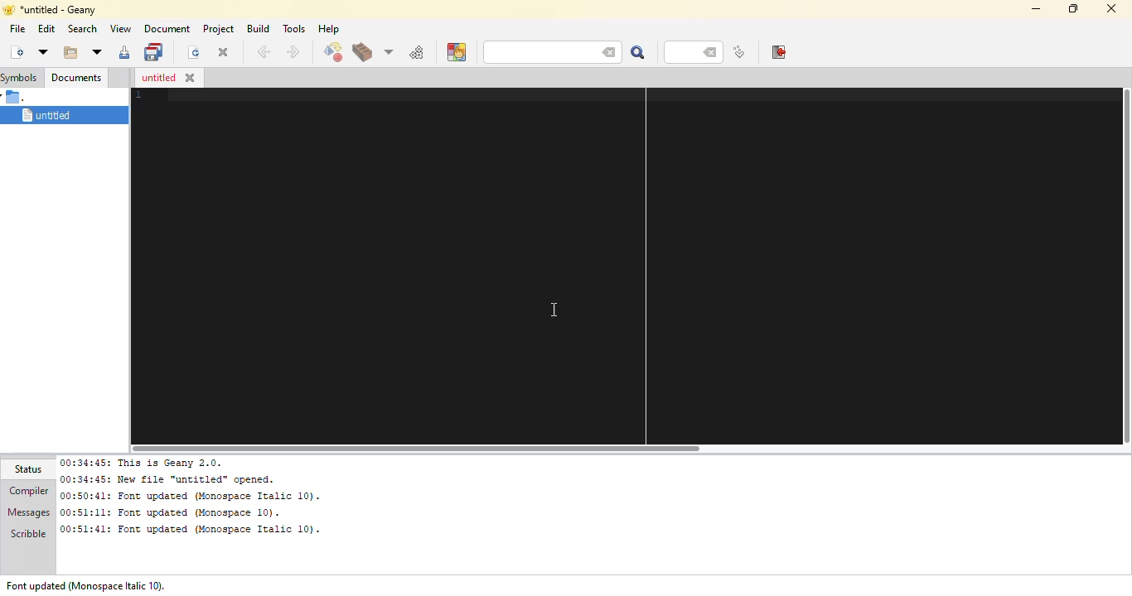 Image resolution: width=1132 pixels, height=596 pixels. Describe the element at coordinates (1110, 10) in the screenshot. I see `close` at that location.